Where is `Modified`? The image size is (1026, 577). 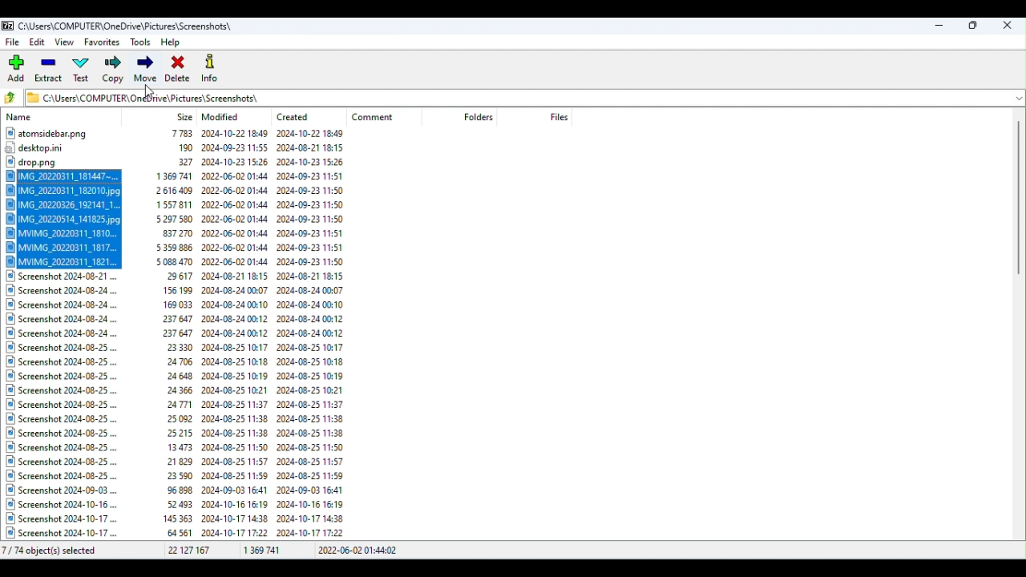 Modified is located at coordinates (224, 117).